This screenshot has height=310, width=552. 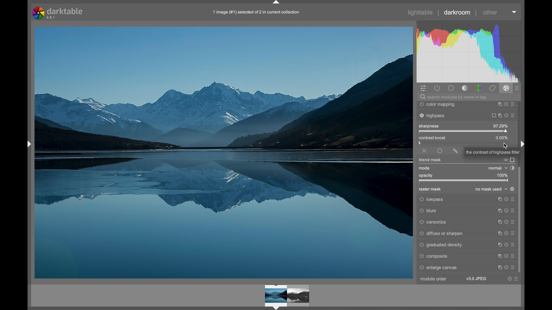 What do you see at coordinates (289, 295) in the screenshot?
I see `preview image` at bounding box center [289, 295].